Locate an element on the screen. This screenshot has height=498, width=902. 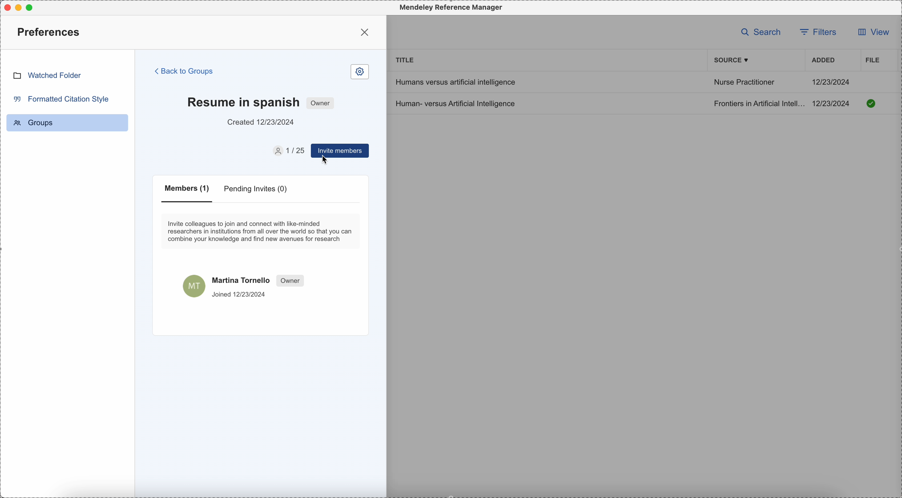
close pop-up is located at coordinates (366, 32).